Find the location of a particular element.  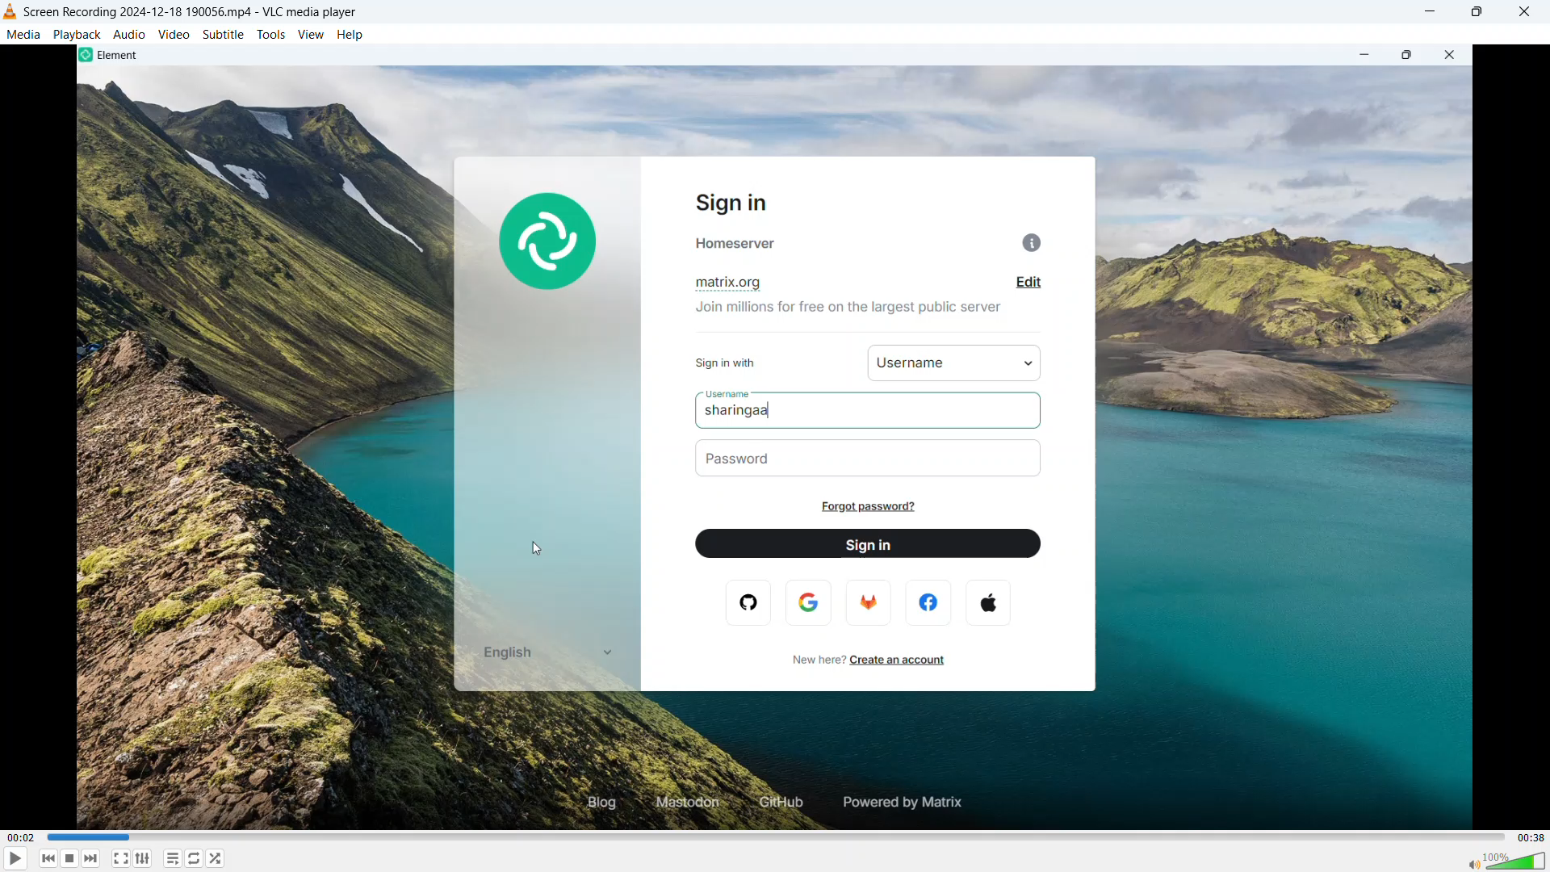

Video  is located at coordinates (174, 35).